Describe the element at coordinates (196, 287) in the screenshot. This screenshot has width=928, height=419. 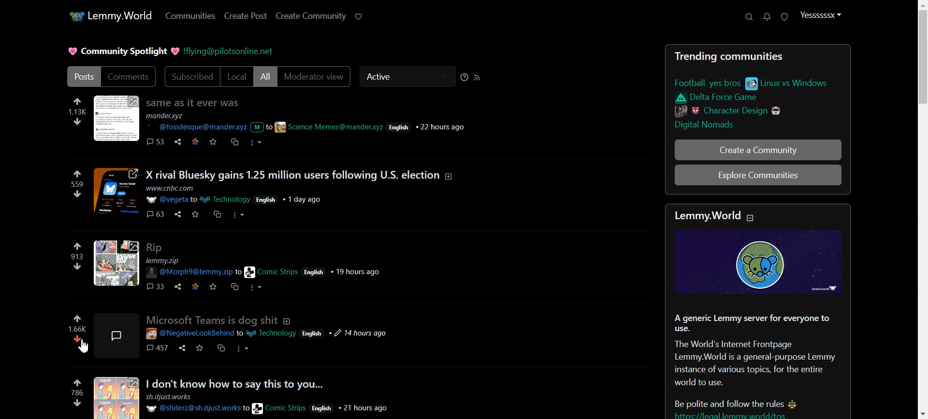
I see `link` at that location.